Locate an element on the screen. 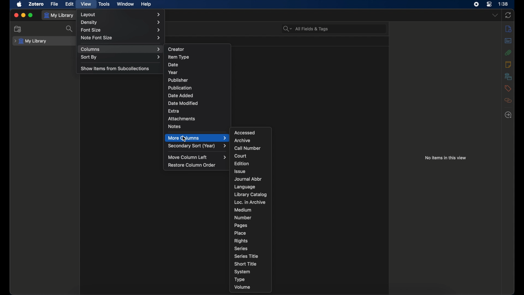 The image size is (524, 295). close is located at coordinates (16, 15).